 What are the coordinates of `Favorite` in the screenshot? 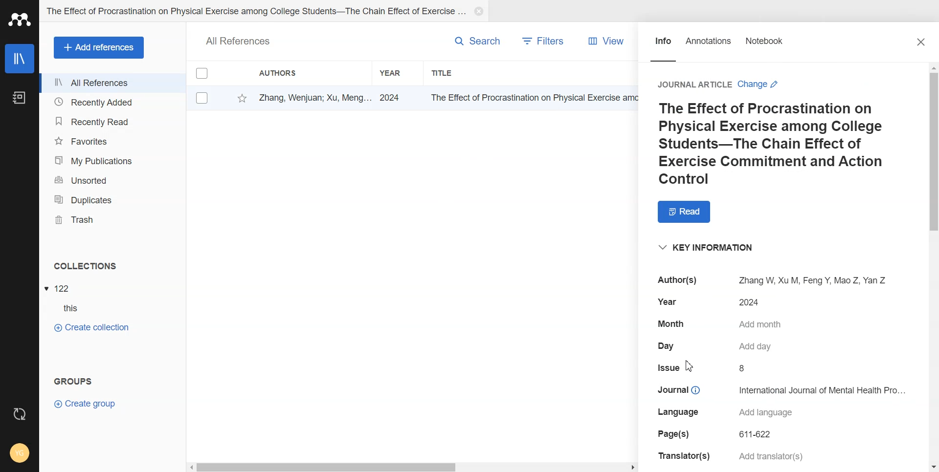 It's located at (240, 98).